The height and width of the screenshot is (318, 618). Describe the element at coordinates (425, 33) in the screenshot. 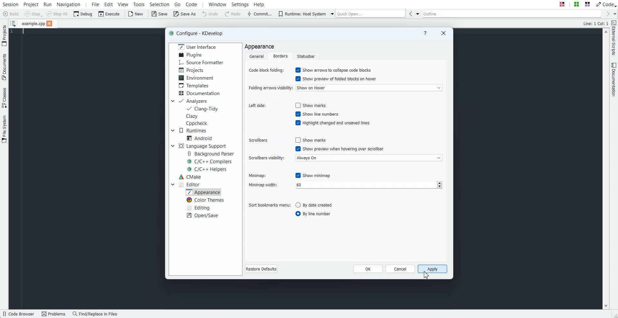

I see `Help` at that location.